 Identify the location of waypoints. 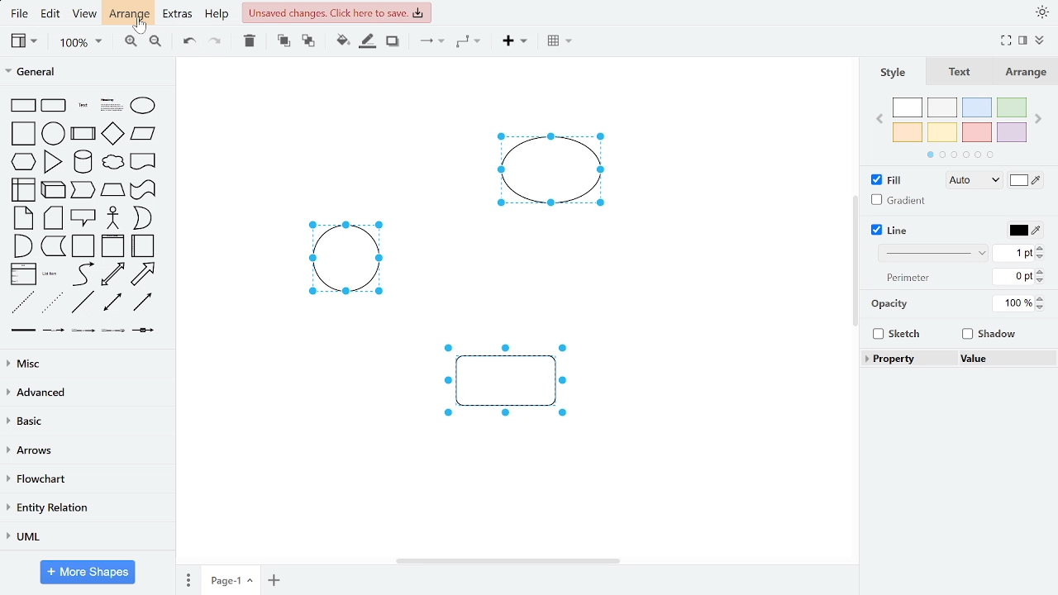
(469, 43).